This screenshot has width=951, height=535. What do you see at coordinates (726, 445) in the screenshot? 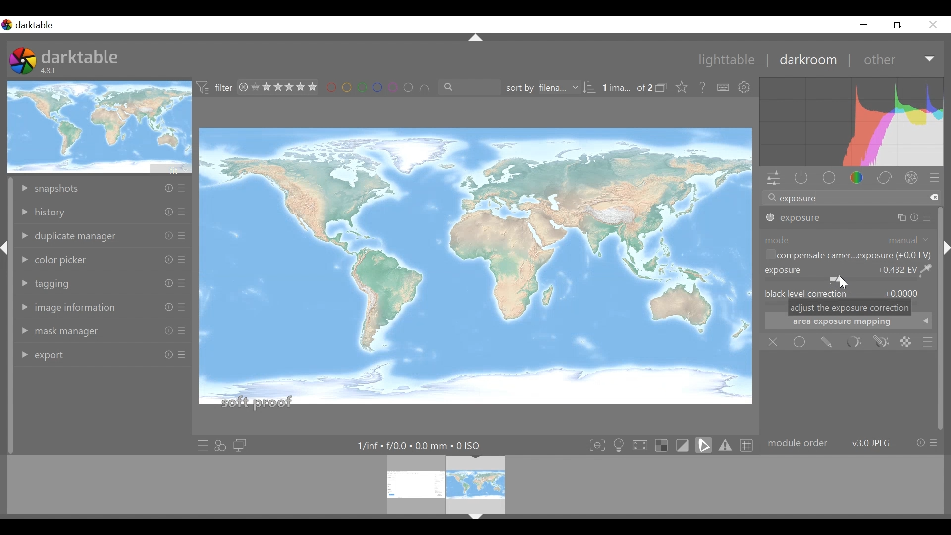
I see `toggle gamut checking` at bounding box center [726, 445].